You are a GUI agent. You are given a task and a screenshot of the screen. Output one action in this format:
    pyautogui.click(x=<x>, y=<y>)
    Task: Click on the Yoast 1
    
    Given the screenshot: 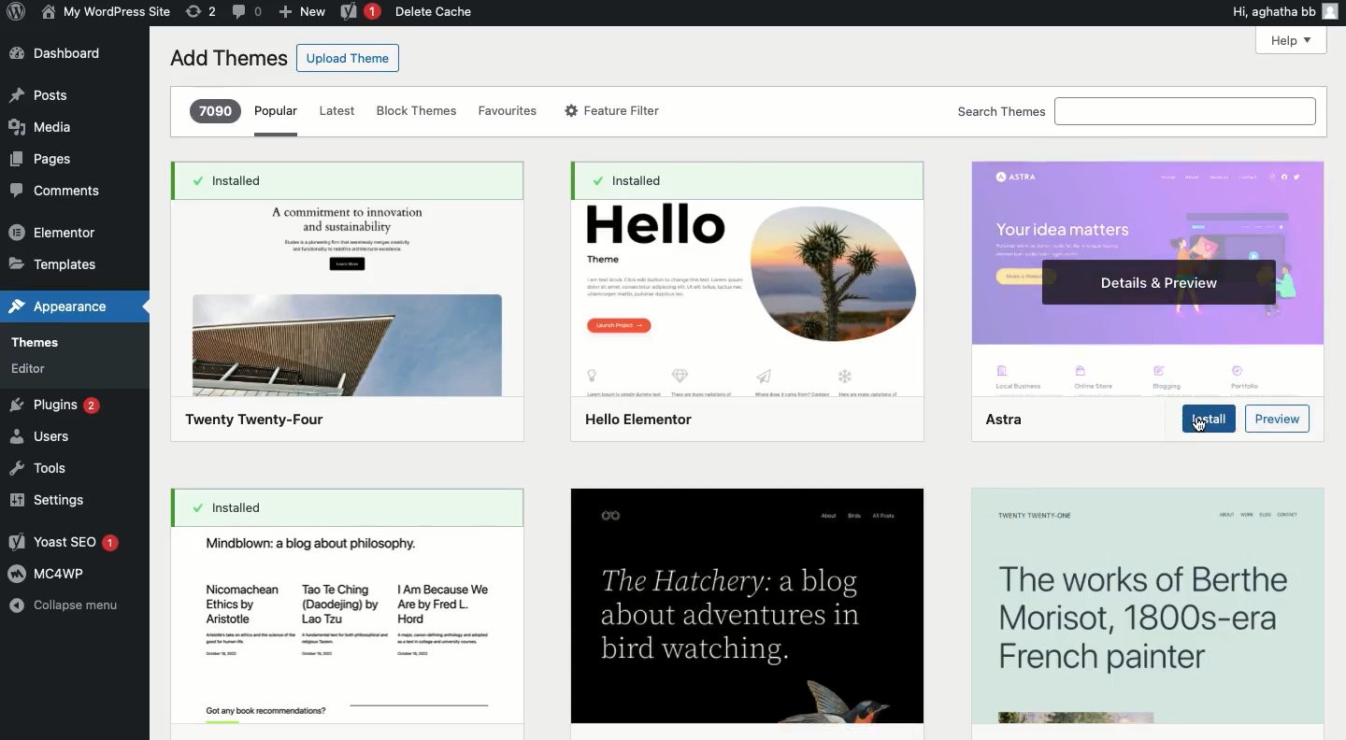 What is the action you would take?
    pyautogui.click(x=360, y=12)
    